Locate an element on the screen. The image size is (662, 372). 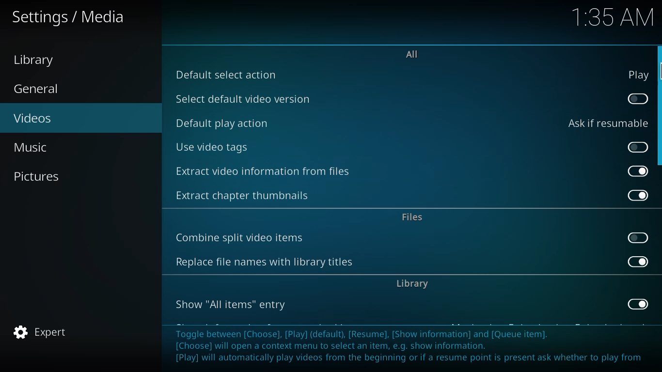
general is located at coordinates (38, 89).